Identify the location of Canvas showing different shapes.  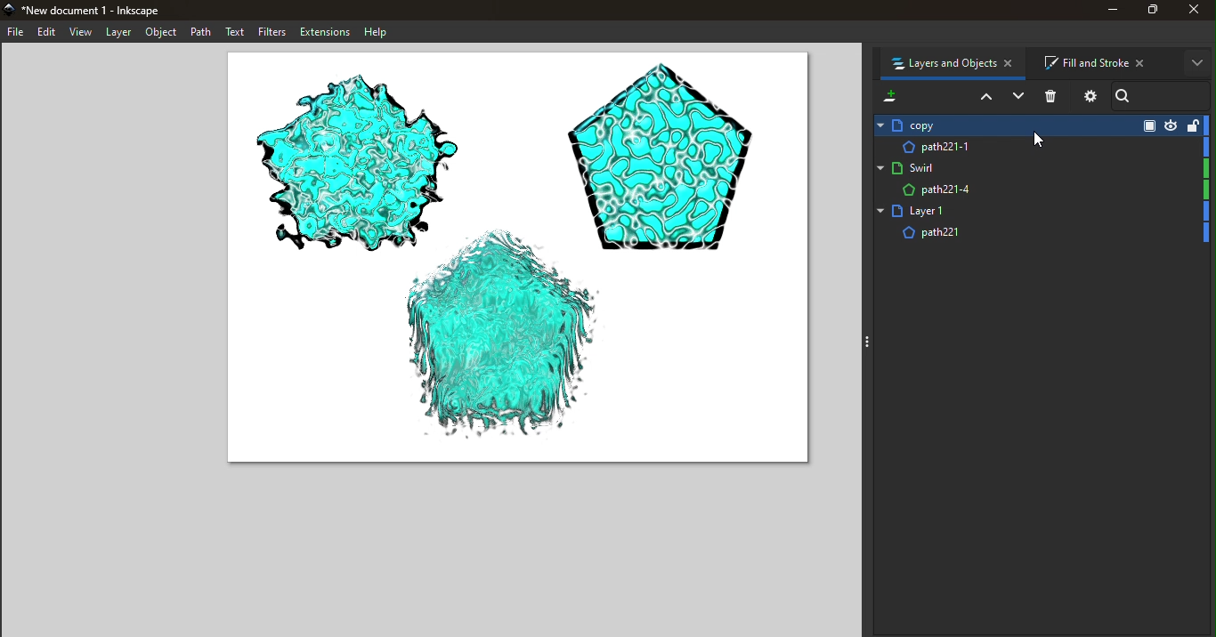
(515, 264).